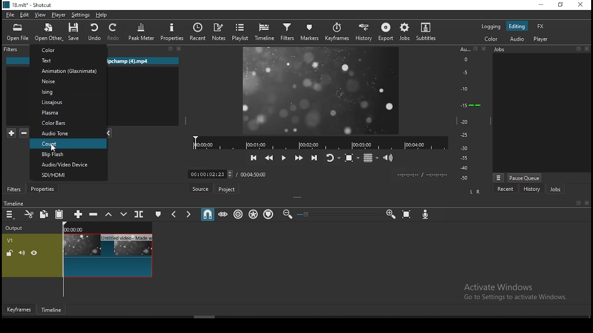 The height and width of the screenshot is (333, 593). Describe the element at coordinates (541, 26) in the screenshot. I see `fx` at that location.